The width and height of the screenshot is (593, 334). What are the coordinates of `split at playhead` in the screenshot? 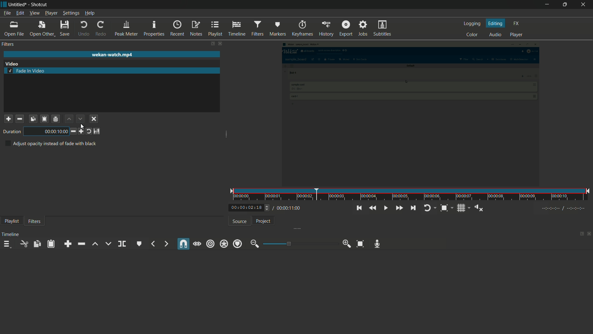 It's located at (122, 244).